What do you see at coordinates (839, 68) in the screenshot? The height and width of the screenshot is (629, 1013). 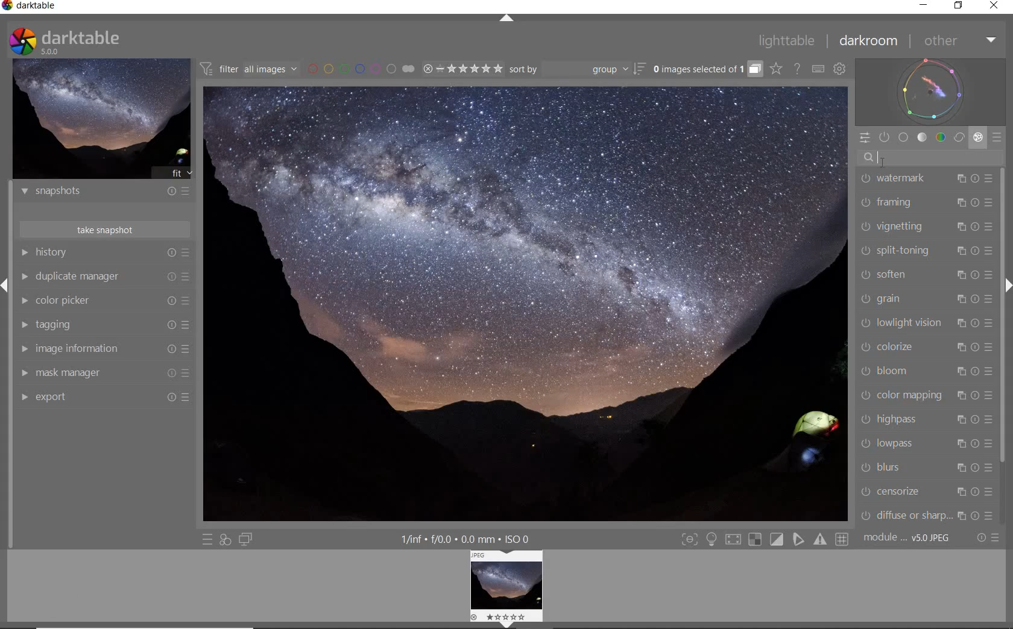 I see `SHOW GLOBAL PREFERENCES` at bounding box center [839, 68].